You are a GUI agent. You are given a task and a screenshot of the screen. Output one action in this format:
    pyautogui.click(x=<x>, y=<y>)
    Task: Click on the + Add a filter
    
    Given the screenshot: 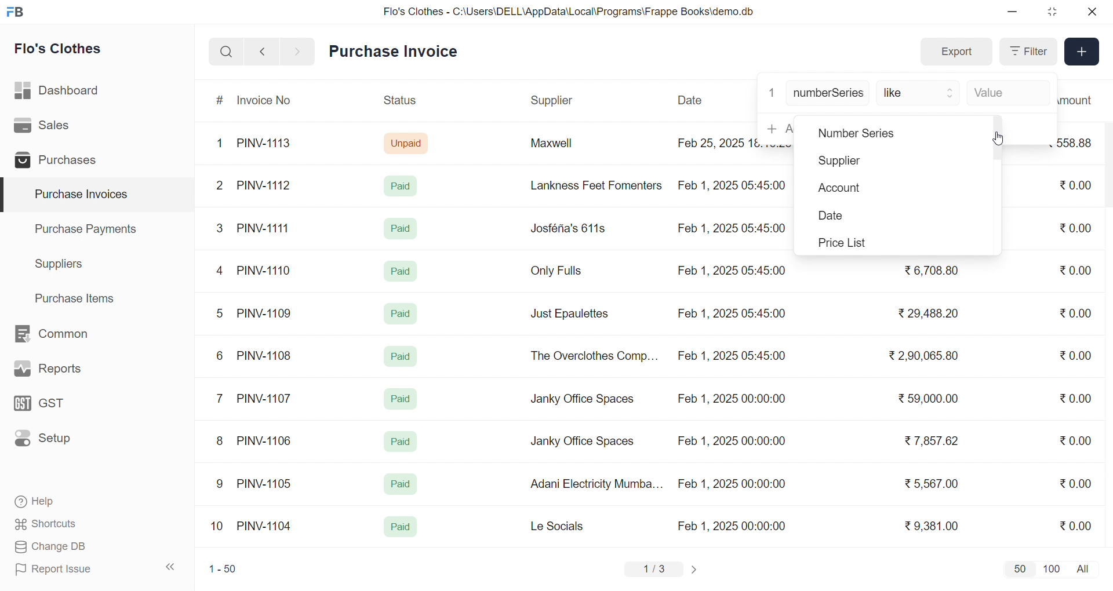 What is the action you would take?
    pyautogui.click(x=773, y=128)
    